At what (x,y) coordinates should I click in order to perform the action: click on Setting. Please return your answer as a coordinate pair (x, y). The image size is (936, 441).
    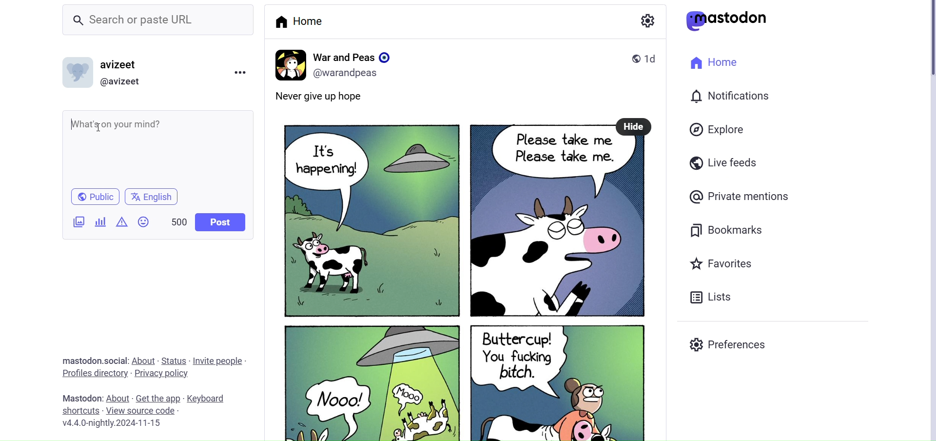
    Looking at the image, I should click on (646, 21).